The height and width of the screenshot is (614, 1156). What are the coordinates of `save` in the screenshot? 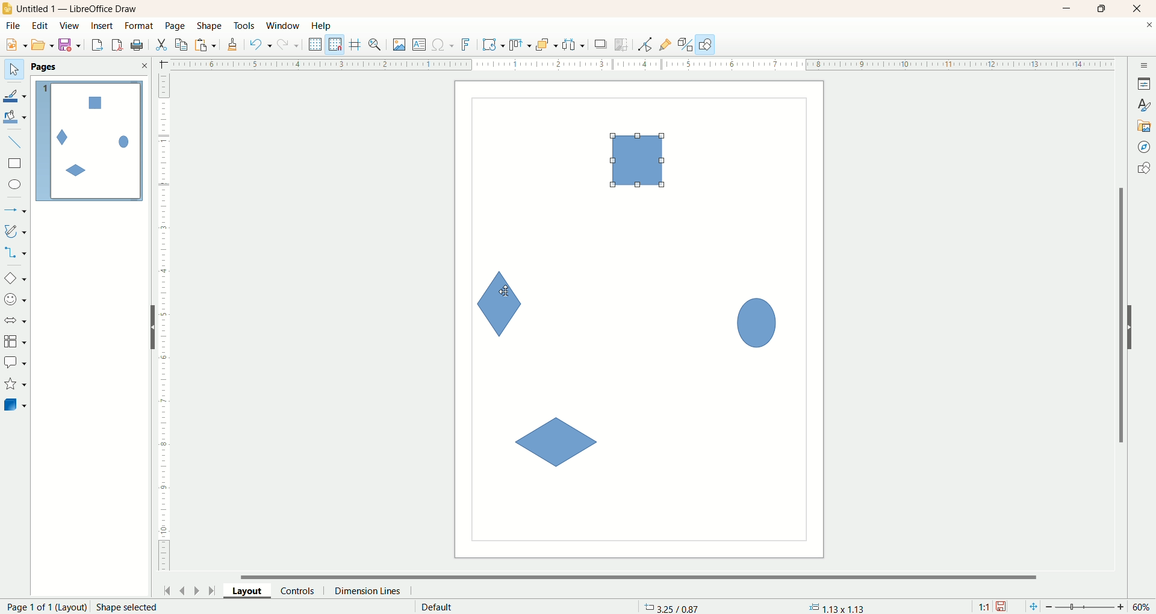 It's located at (72, 45).